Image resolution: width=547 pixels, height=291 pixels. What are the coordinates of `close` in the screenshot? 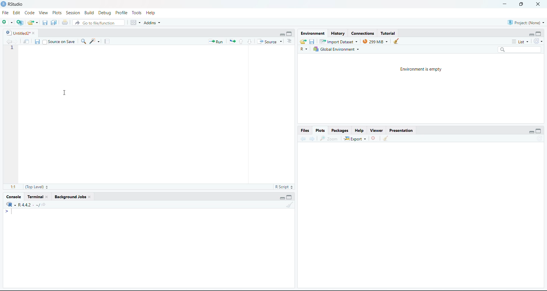 It's located at (48, 197).